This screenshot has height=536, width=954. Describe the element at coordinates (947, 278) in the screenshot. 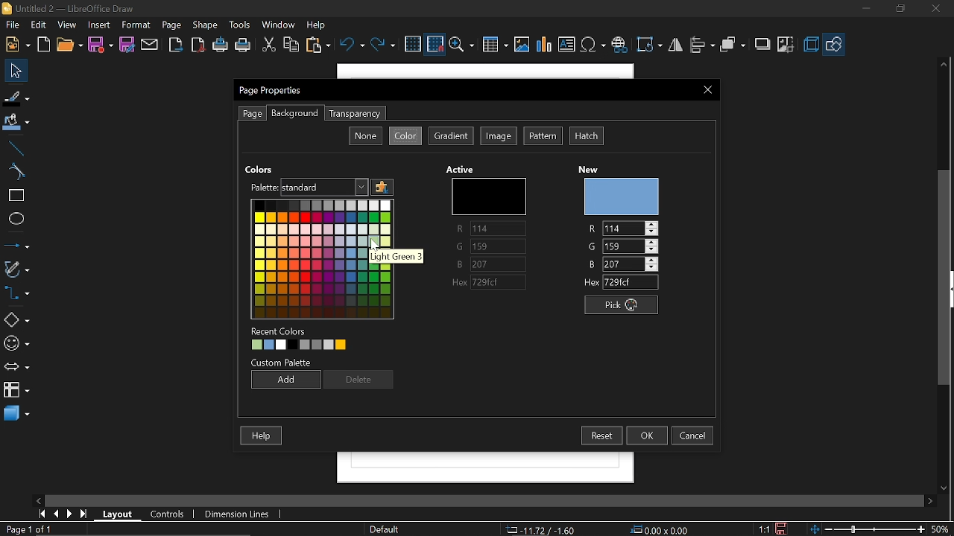

I see `Vertical scrollbar` at that location.